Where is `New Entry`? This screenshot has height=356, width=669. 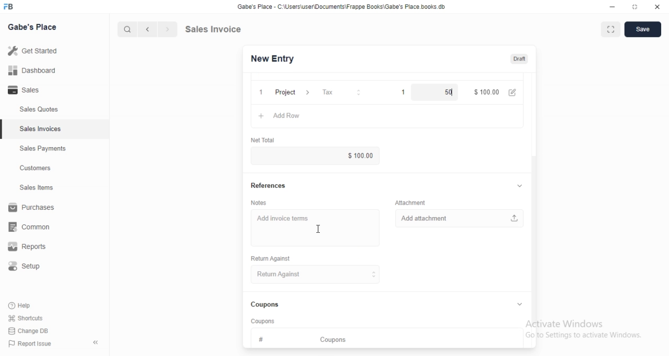 New Entry is located at coordinates (276, 58).